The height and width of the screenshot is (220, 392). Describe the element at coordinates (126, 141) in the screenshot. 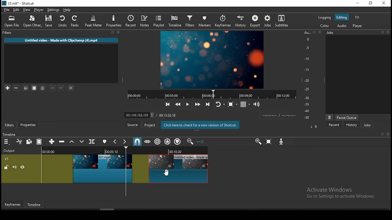

I see `next marker` at that location.